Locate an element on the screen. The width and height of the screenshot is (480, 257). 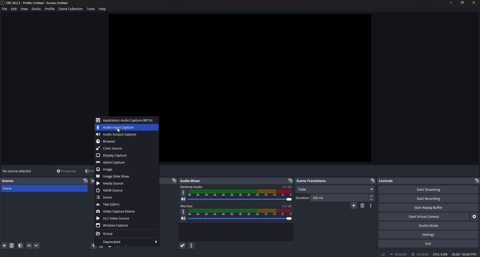
image is located at coordinates (125, 169).